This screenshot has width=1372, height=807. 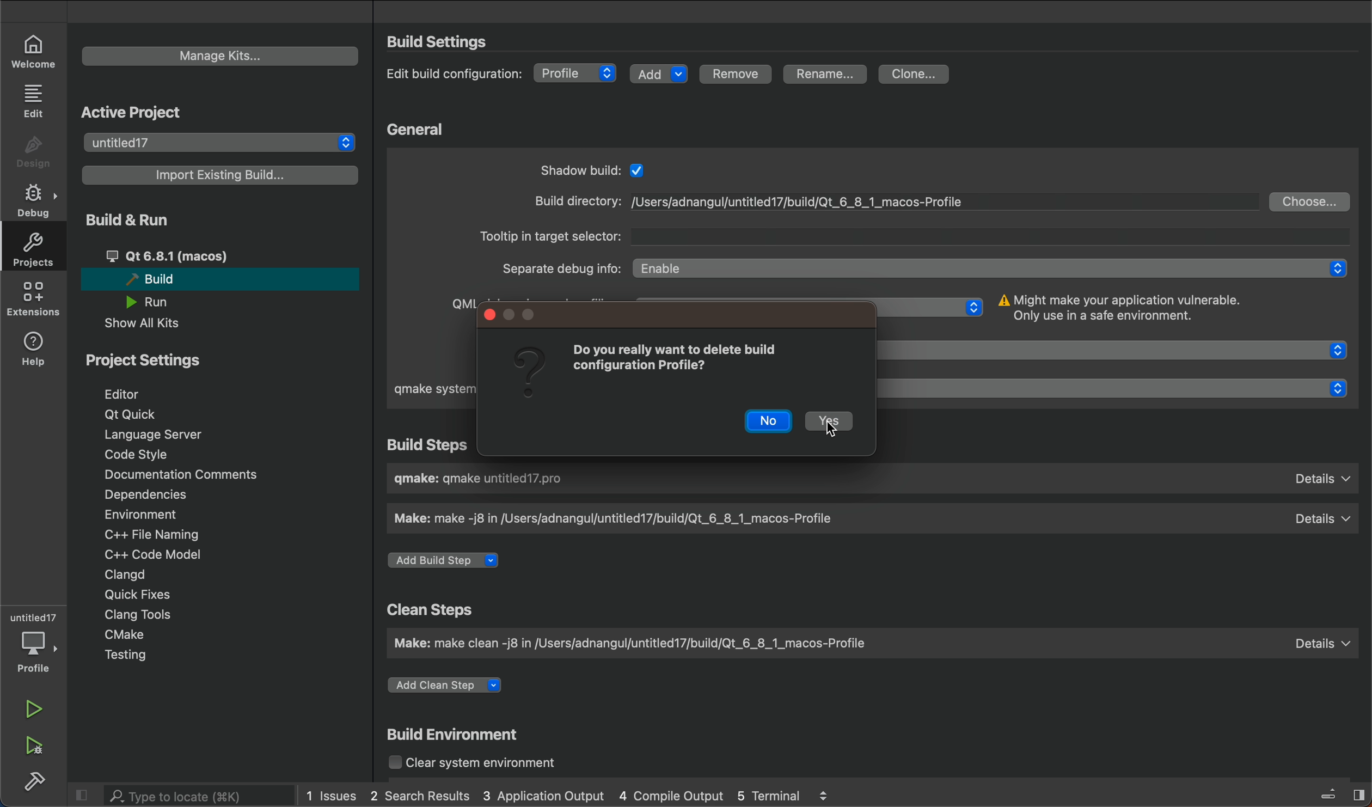 I want to click on c model, so click(x=152, y=554).